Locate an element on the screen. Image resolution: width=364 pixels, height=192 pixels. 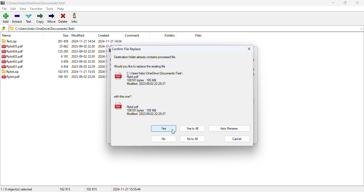
Test.zip is located at coordinates (9, 41).